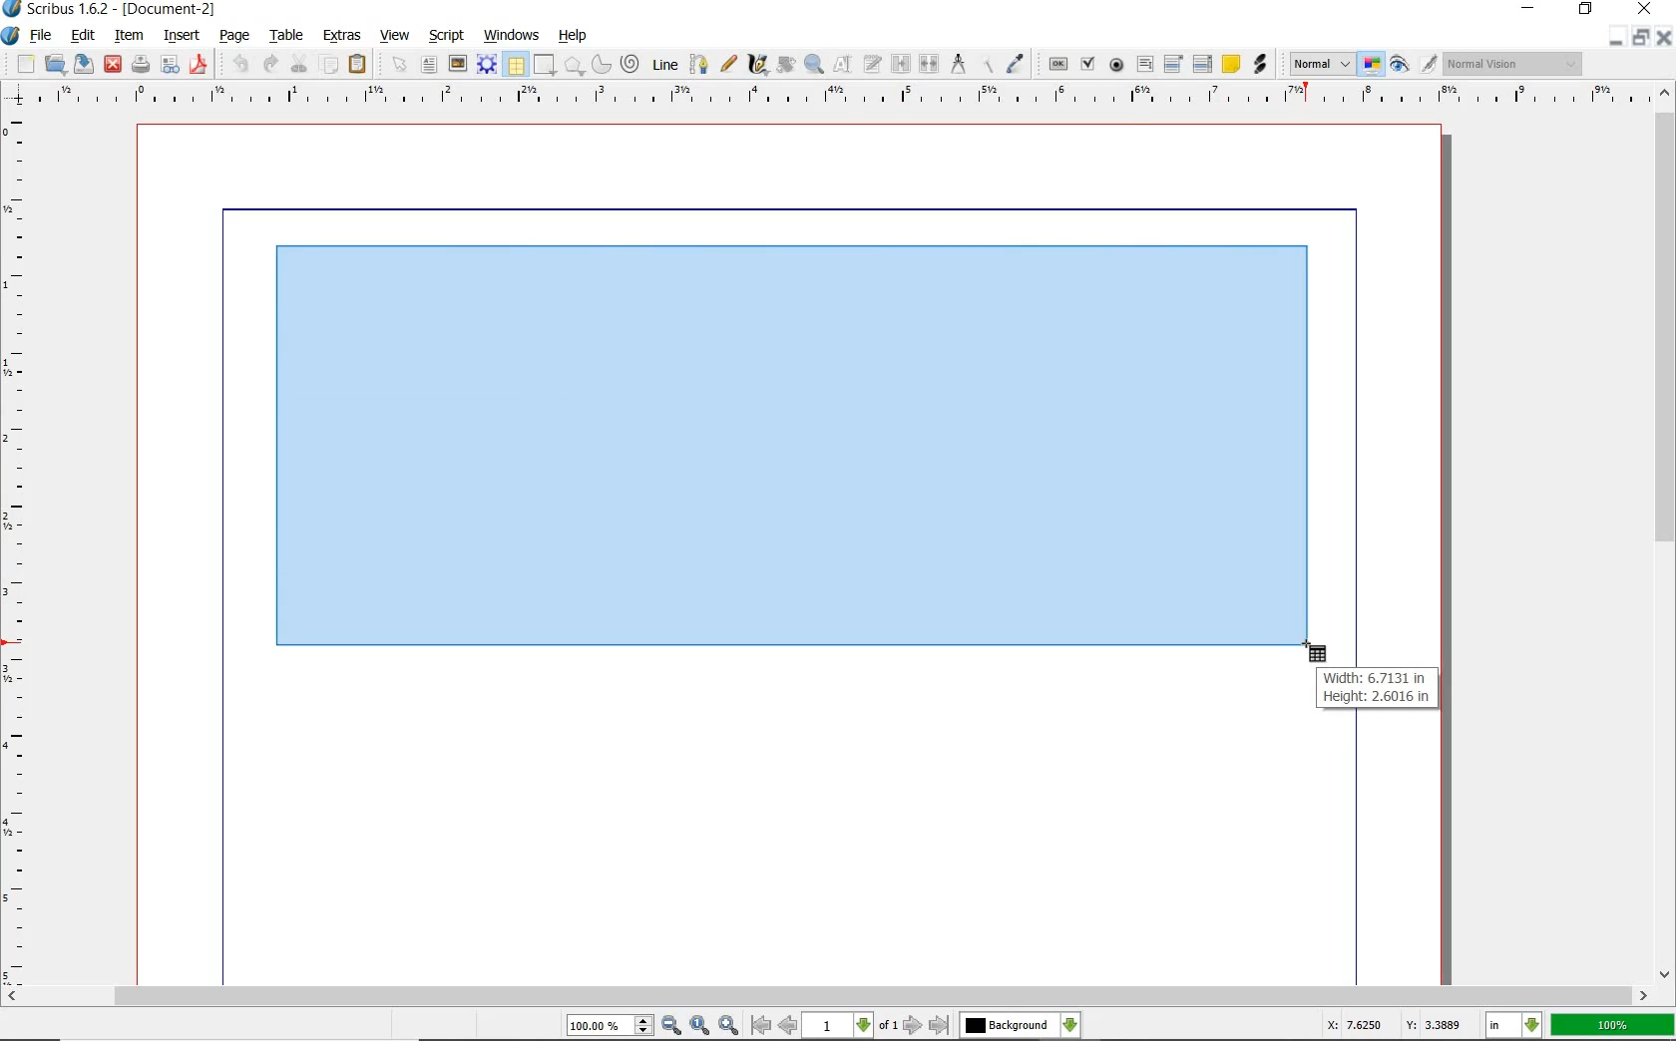 The width and height of the screenshot is (1676, 1041). I want to click on shape, so click(545, 66).